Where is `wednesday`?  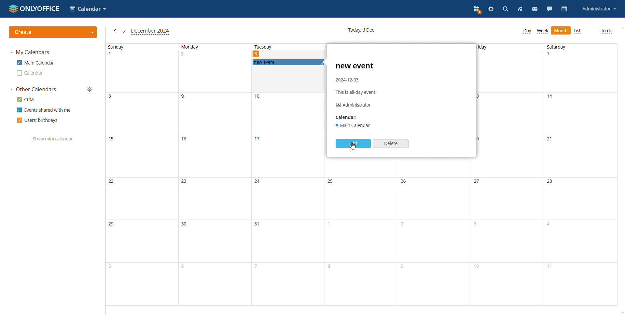
wednesday is located at coordinates (361, 235).